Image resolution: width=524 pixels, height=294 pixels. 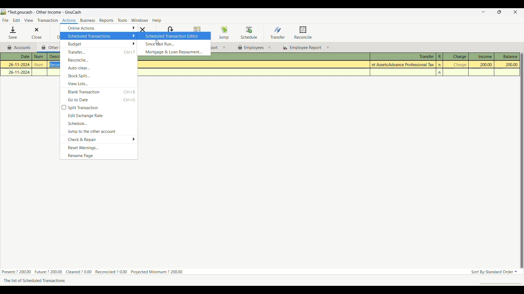 I want to click on Check and repair options, so click(x=99, y=140).